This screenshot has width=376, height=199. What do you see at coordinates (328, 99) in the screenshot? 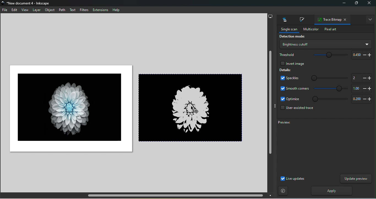
I see `Optimize slide bar` at bounding box center [328, 99].